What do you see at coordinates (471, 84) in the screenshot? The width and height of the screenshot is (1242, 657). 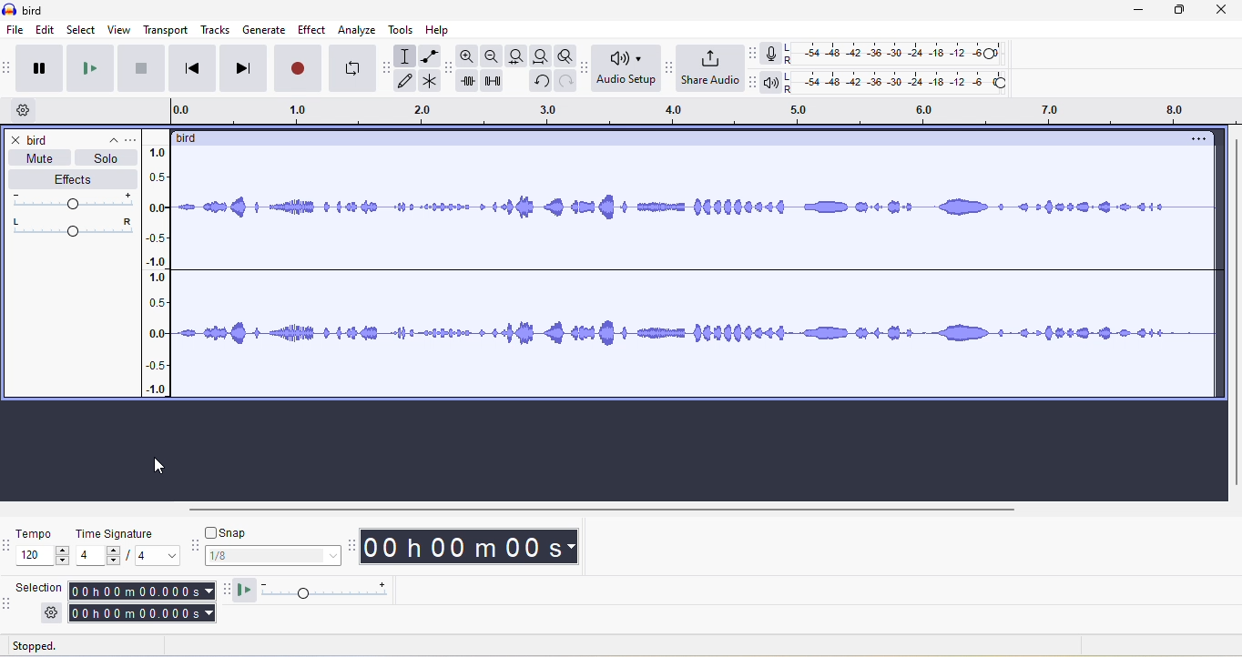 I see `trim audio outside selection` at bounding box center [471, 84].